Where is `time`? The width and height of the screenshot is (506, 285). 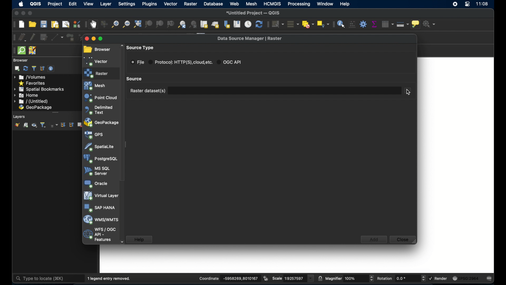
time is located at coordinates (483, 4).